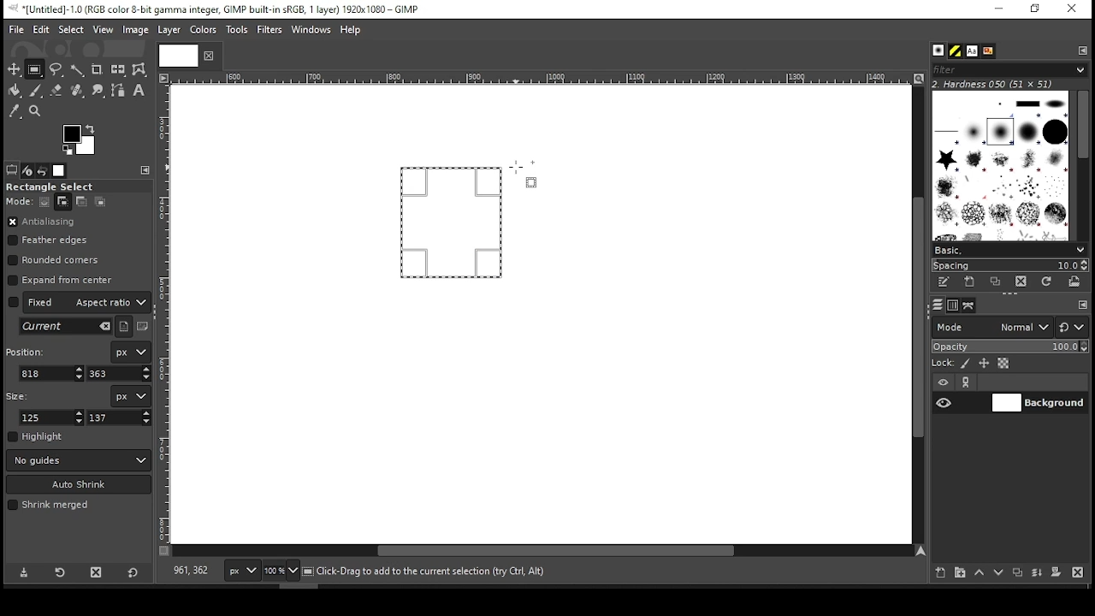 This screenshot has width=1095, height=616. I want to click on unit, so click(132, 352).